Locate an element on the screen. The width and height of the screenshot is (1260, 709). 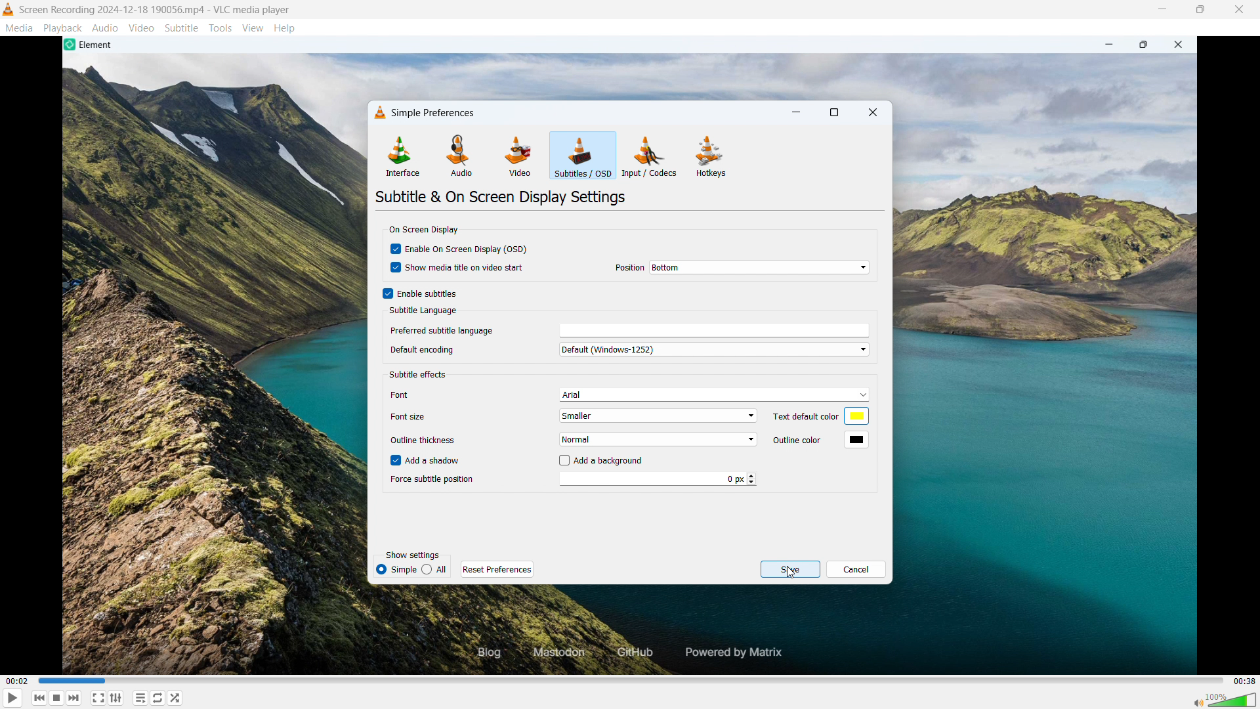
Outline color is located at coordinates (805, 440).